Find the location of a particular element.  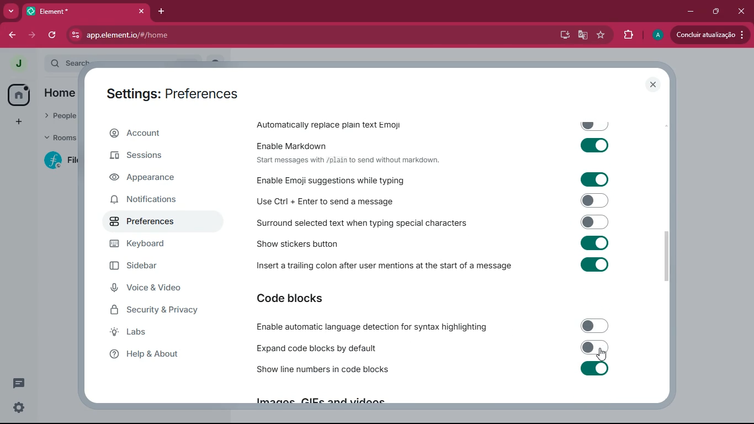

conduir atualizacao is located at coordinates (709, 35).